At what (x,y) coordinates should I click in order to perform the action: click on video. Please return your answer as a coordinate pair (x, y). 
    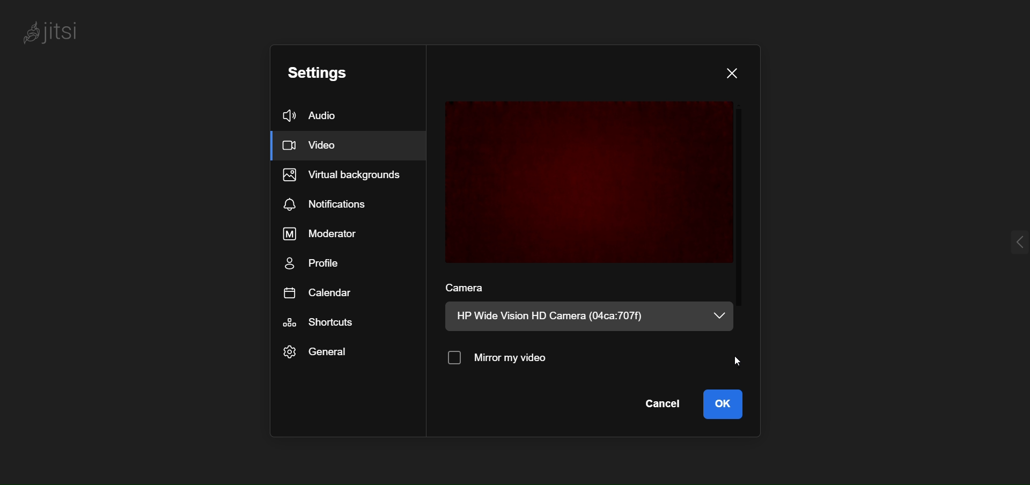
    Looking at the image, I should click on (322, 147).